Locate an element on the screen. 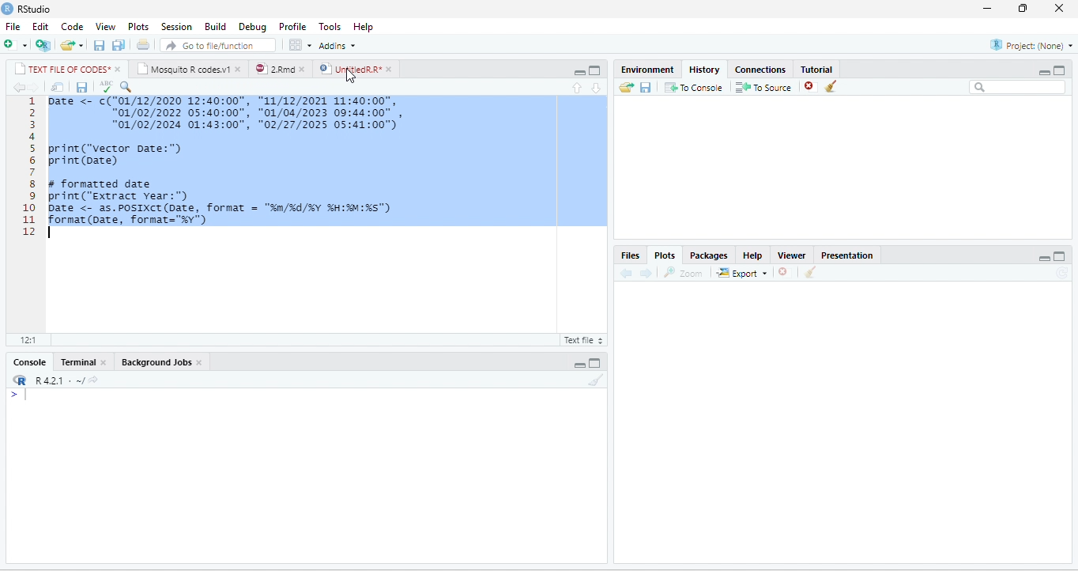  12:1 is located at coordinates (28, 340).